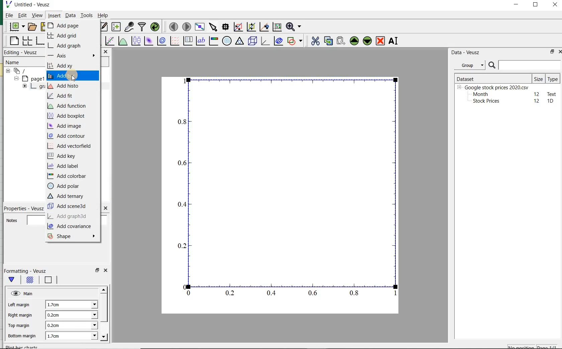 This screenshot has width=562, height=349. I want to click on move the selected widget down, so click(367, 41).